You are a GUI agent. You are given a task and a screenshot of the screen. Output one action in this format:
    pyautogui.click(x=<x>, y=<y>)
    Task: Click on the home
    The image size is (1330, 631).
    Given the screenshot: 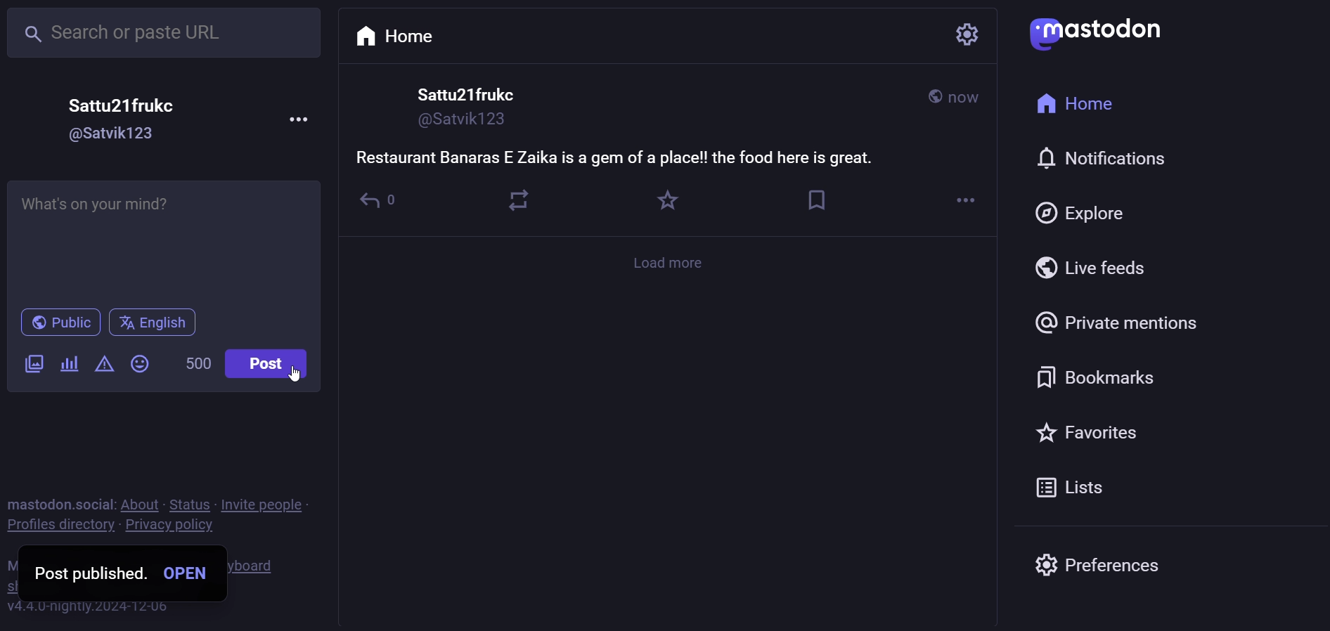 What is the action you would take?
    pyautogui.click(x=1075, y=105)
    